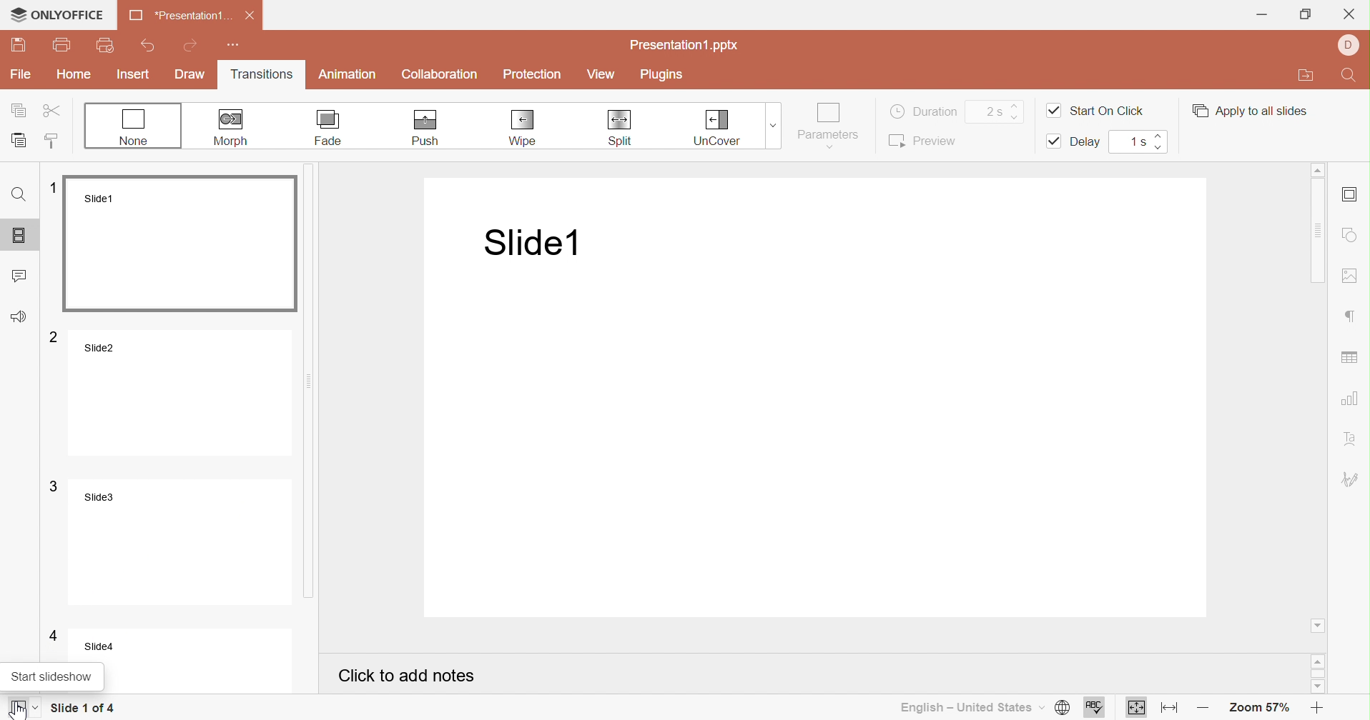  What do you see at coordinates (602, 75) in the screenshot?
I see `View` at bounding box center [602, 75].